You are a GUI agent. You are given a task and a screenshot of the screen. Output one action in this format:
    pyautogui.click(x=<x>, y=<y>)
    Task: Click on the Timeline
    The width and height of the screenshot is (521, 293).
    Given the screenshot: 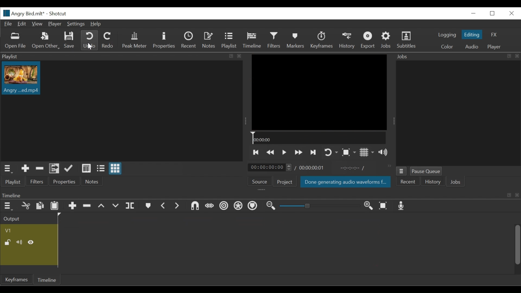 What is the action you would take?
    pyautogui.click(x=284, y=244)
    